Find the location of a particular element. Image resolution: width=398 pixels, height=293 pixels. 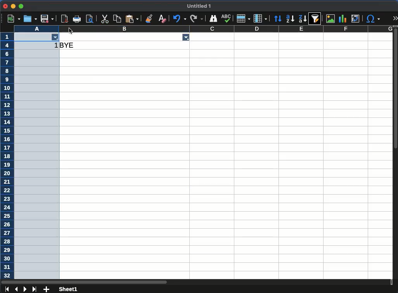

close is located at coordinates (5, 6).